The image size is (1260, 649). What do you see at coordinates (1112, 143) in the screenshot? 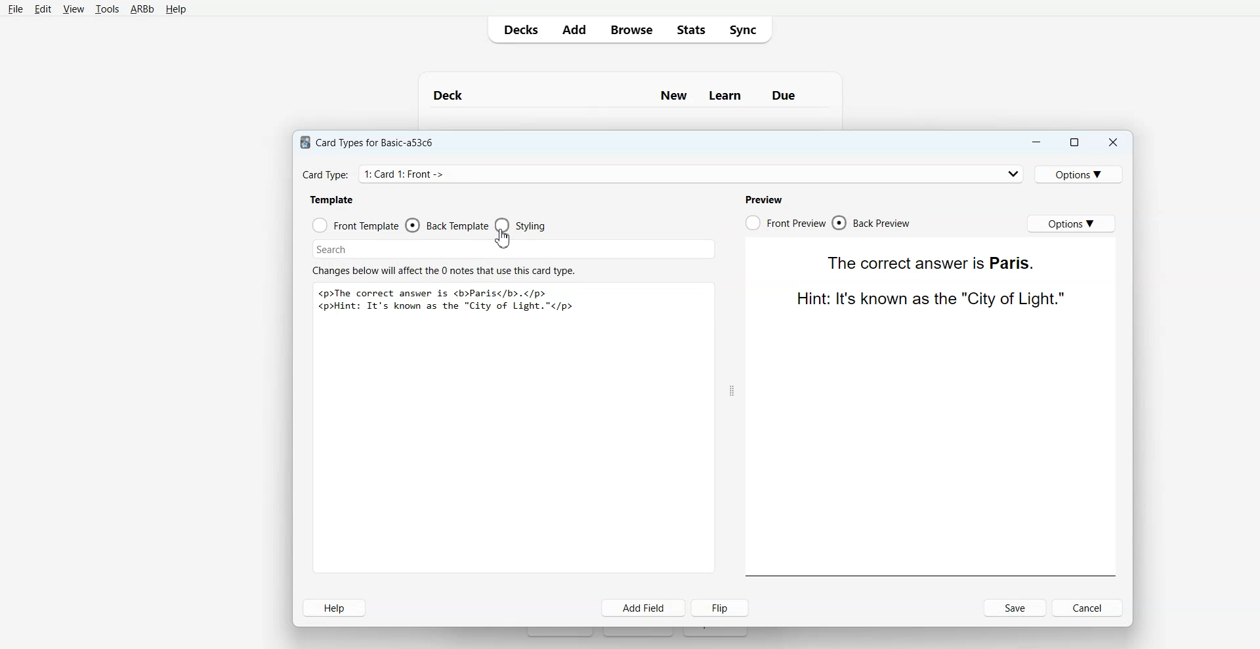
I see `Close` at bounding box center [1112, 143].